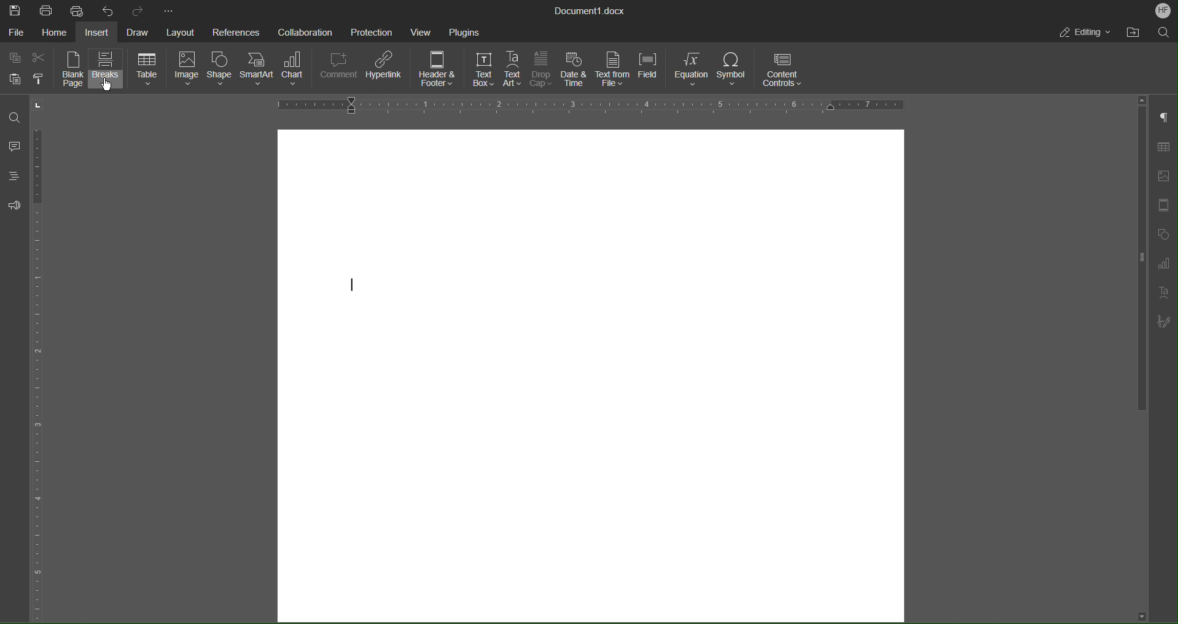  What do you see at coordinates (106, 87) in the screenshot?
I see `cursor` at bounding box center [106, 87].